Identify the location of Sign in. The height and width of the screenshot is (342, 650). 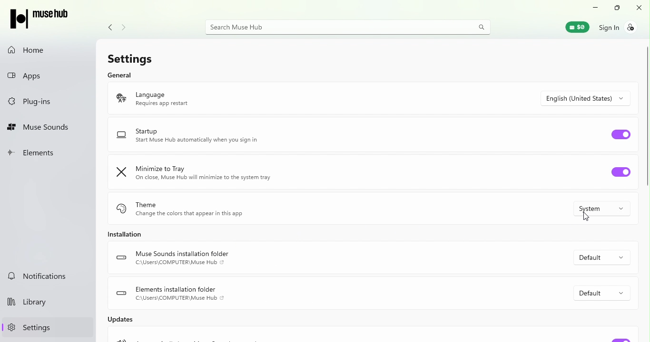
(623, 29).